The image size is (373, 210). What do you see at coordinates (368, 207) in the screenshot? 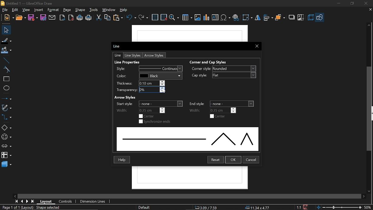
I see `current zoom (50%)` at bounding box center [368, 207].